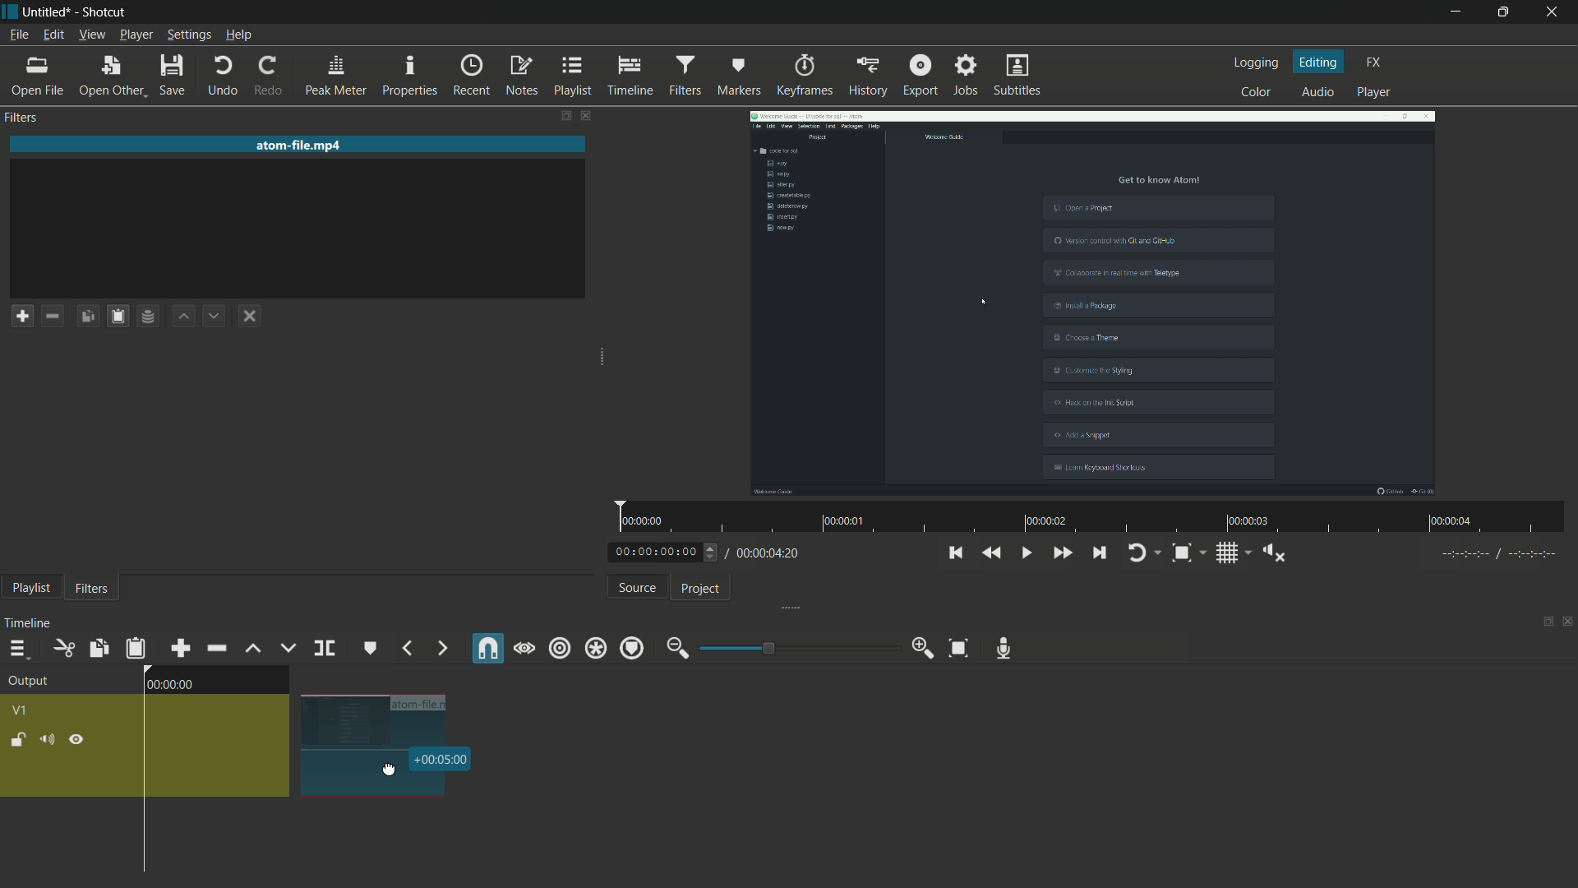  I want to click on scrub while dragging, so click(524, 648).